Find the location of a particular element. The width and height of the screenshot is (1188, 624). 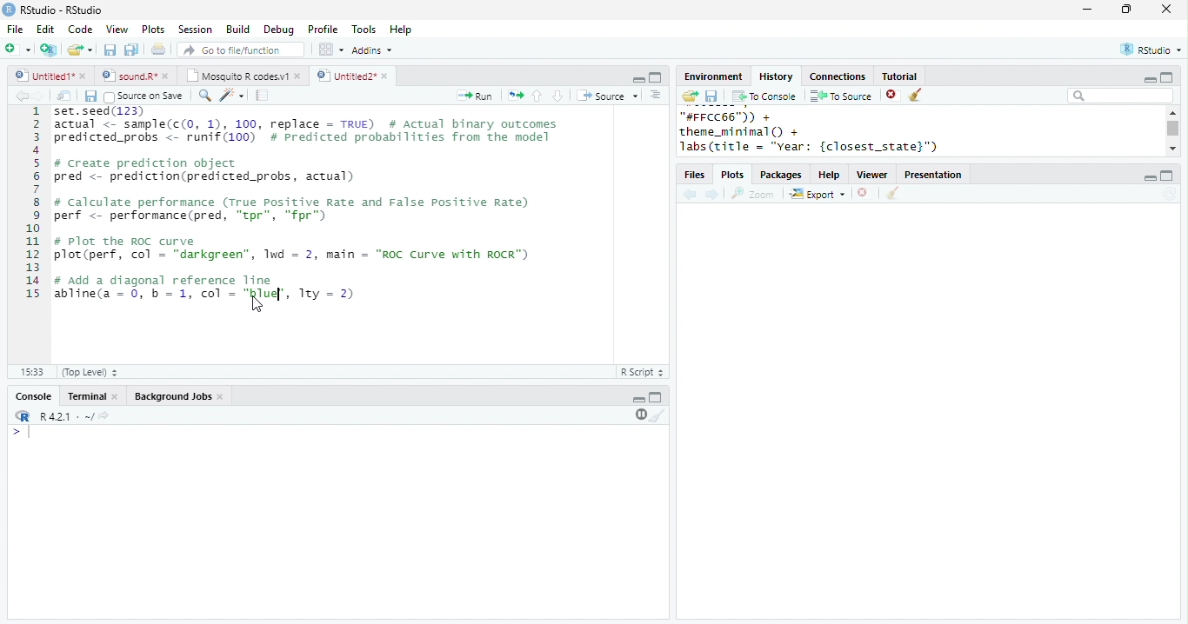

options is located at coordinates (656, 95).